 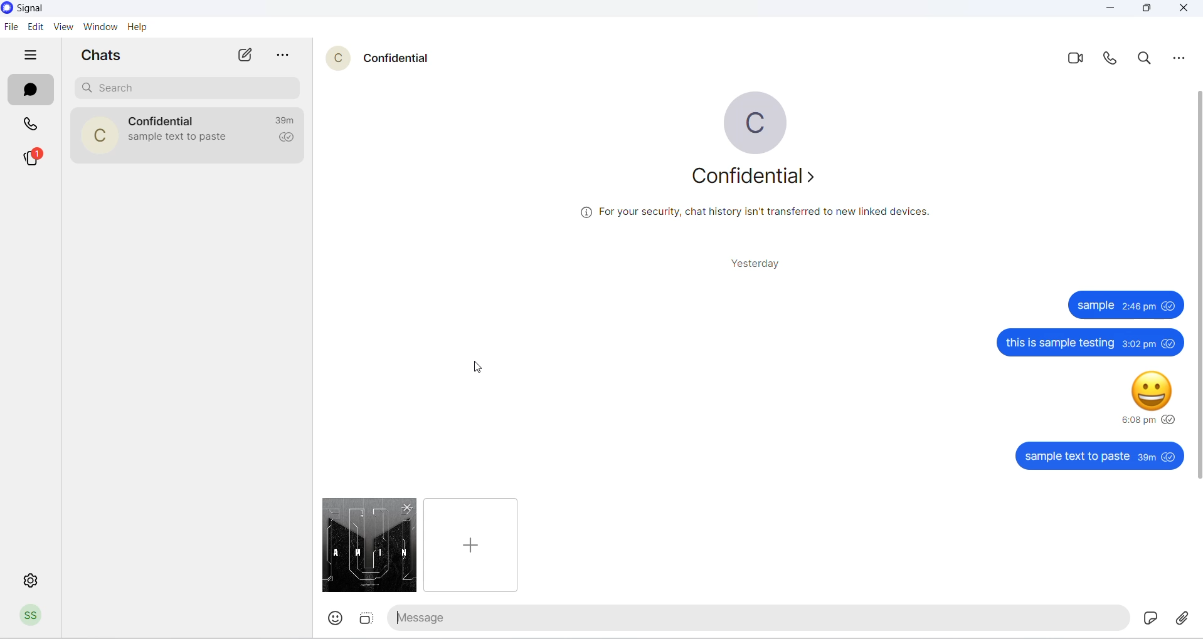 What do you see at coordinates (1145, 12) in the screenshot?
I see `maximize` at bounding box center [1145, 12].